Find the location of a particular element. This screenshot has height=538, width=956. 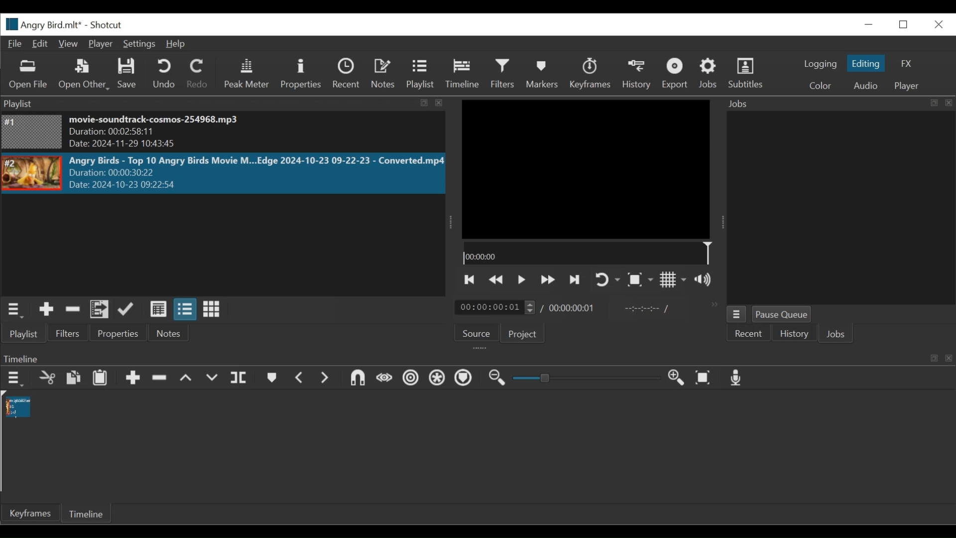

Open Other is located at coordinates (84, 75).